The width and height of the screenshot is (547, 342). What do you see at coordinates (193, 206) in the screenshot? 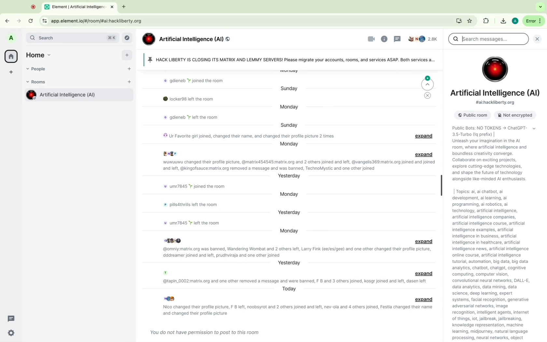
I see `message` at bounding box center [193, 206].